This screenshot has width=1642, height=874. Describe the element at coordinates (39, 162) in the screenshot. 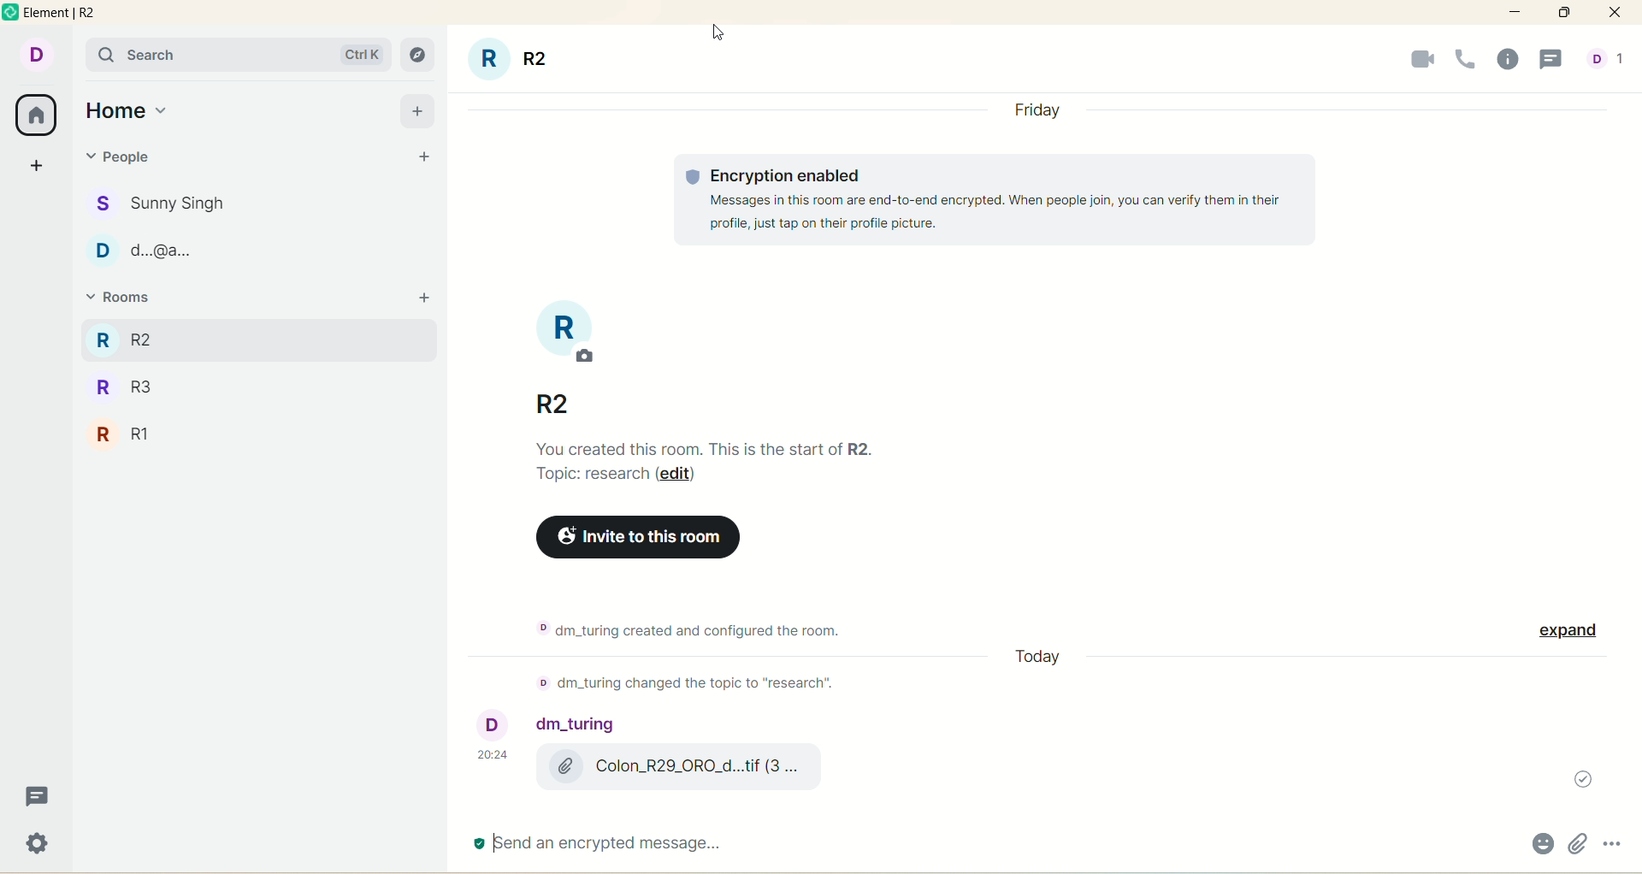

I see `create a space` at that location.